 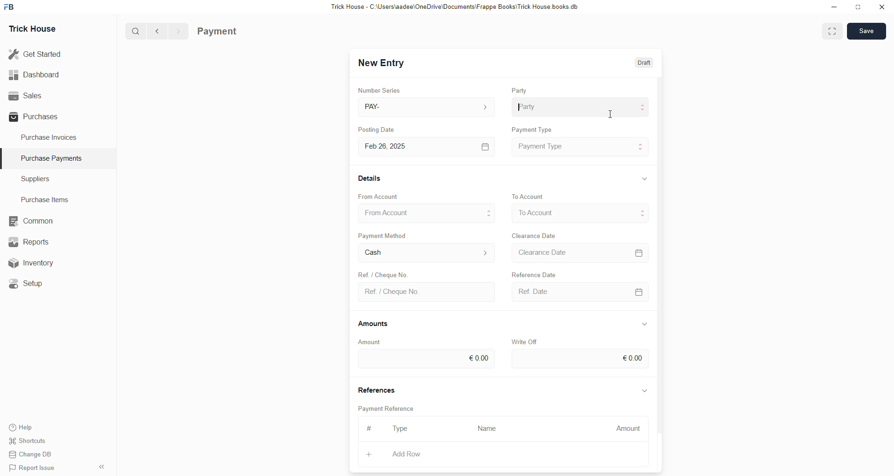 What do you see at coordinates (535, 235) in the screenshot?
I see `Clearance Date` at bounding box center [535, 235].